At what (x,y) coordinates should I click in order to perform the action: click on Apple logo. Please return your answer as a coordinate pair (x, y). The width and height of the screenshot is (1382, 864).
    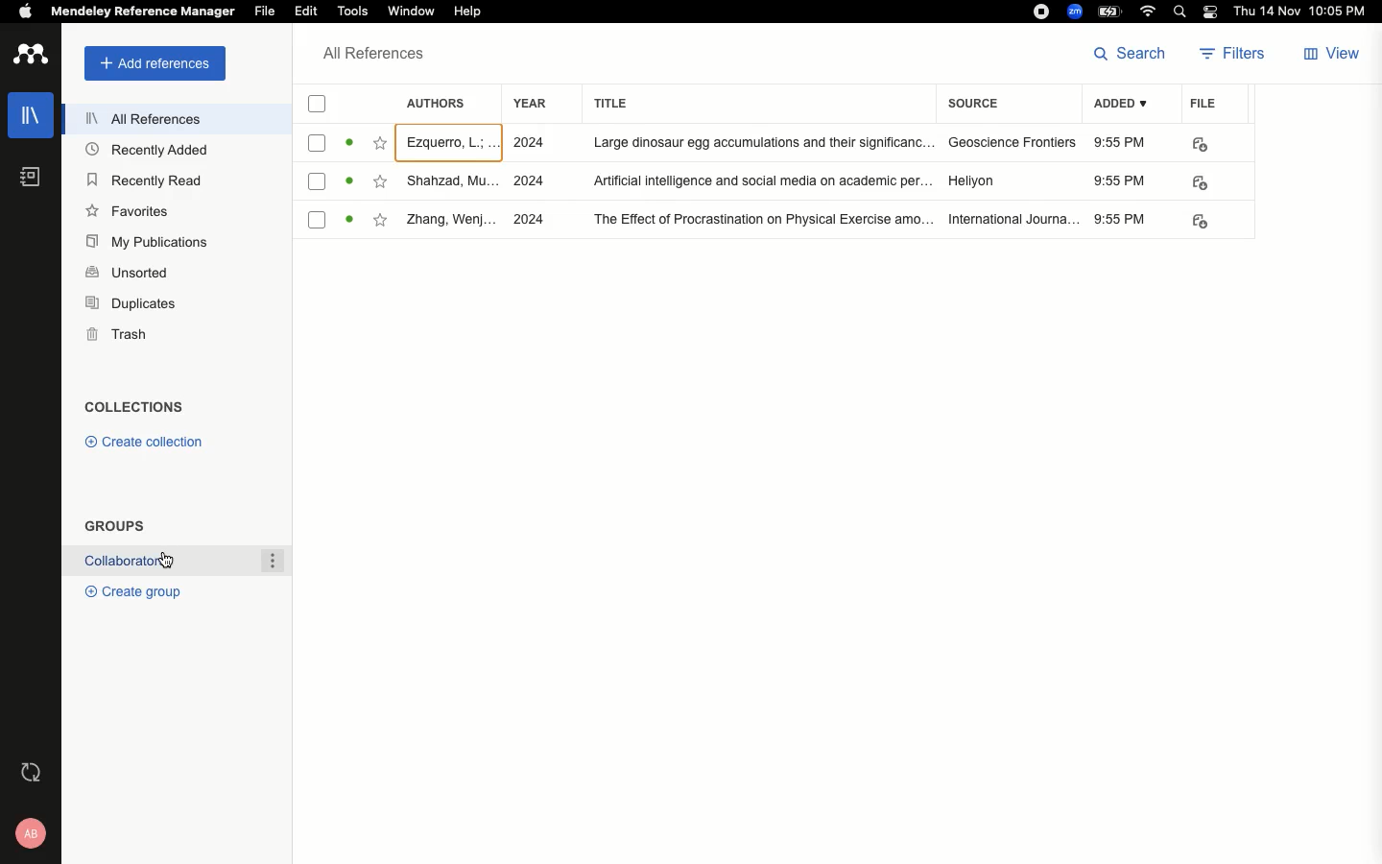
    Looking at the image, I should click on (25, 10).